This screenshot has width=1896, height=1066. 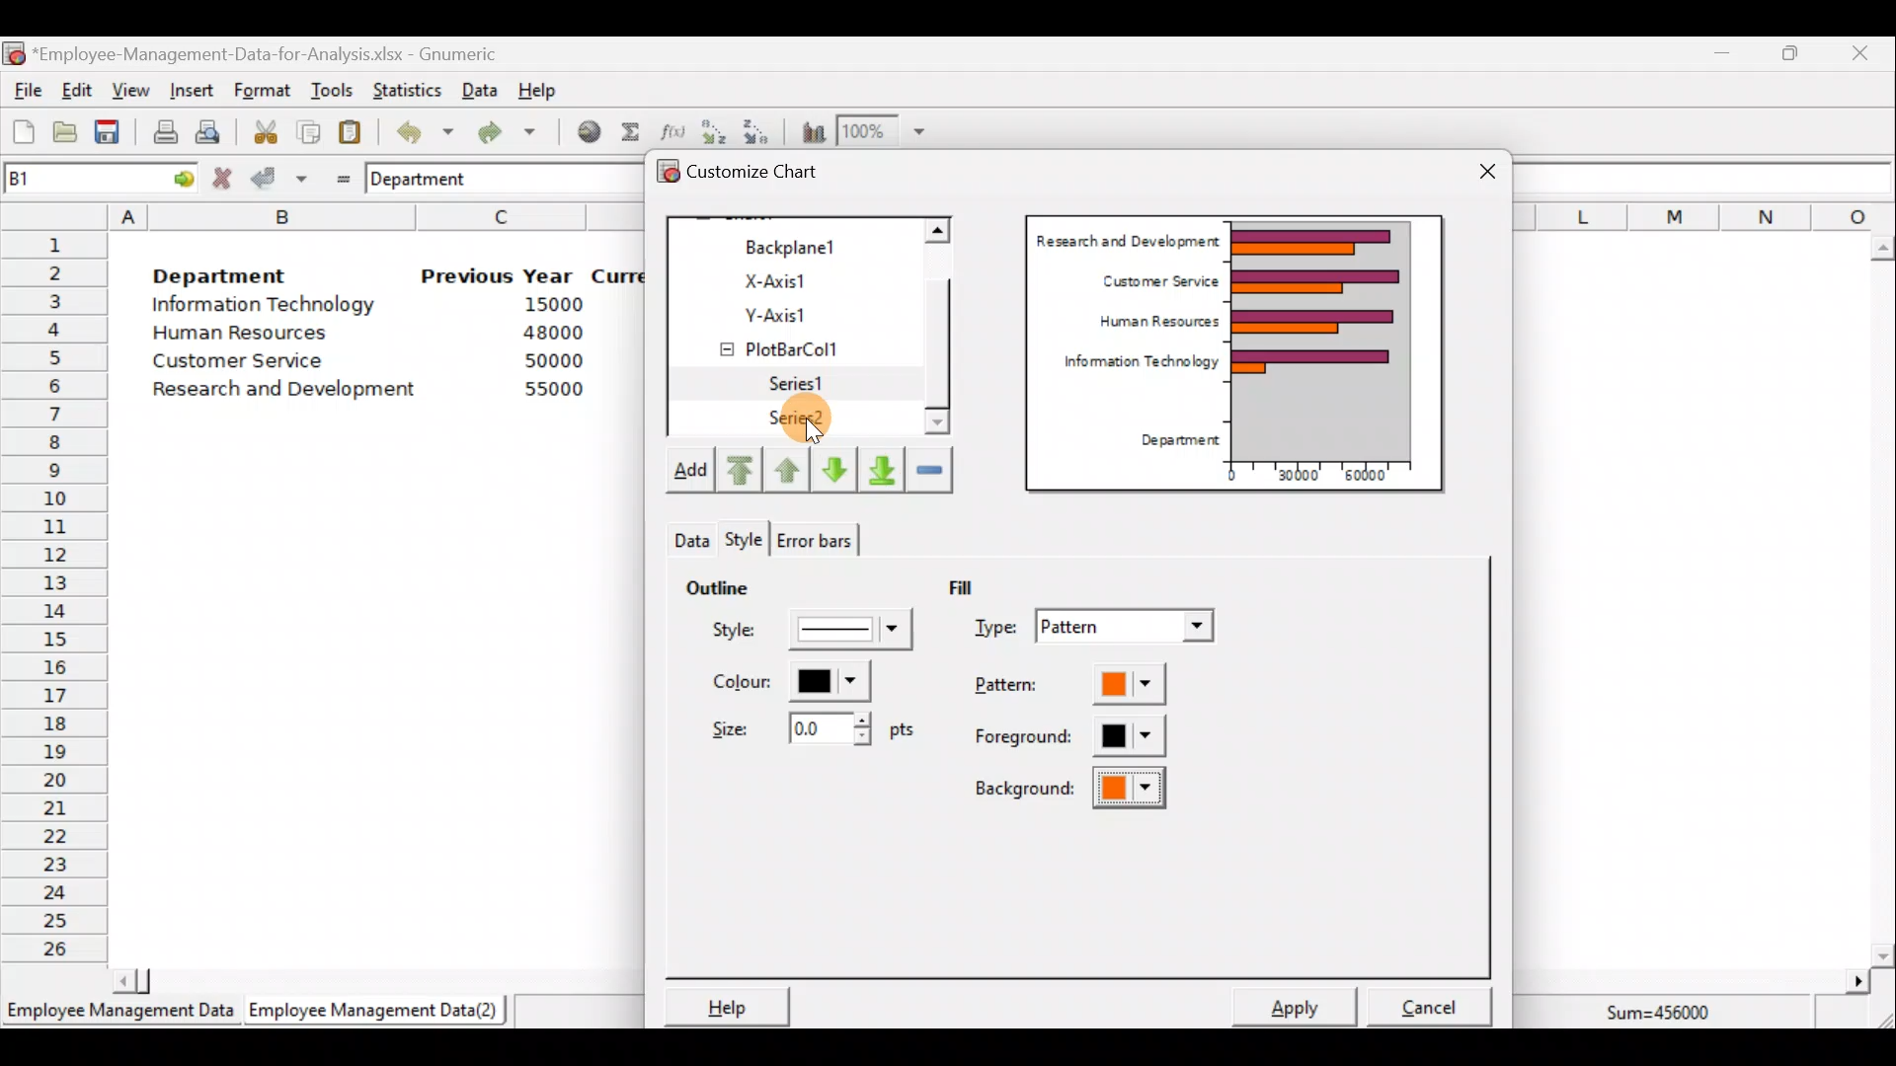 I want to click on Pattern, so click(x=1088, y=686).